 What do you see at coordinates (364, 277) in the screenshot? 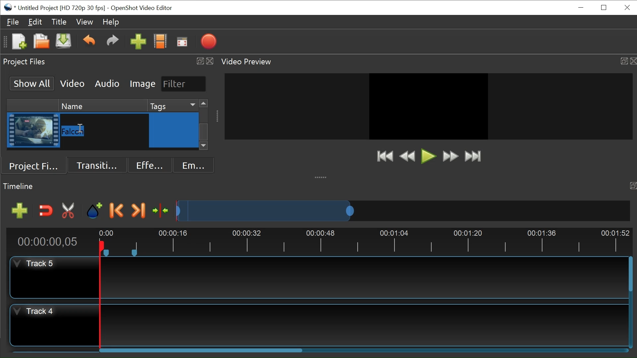
I see `Track Panel` at bounding box center [364, 277].